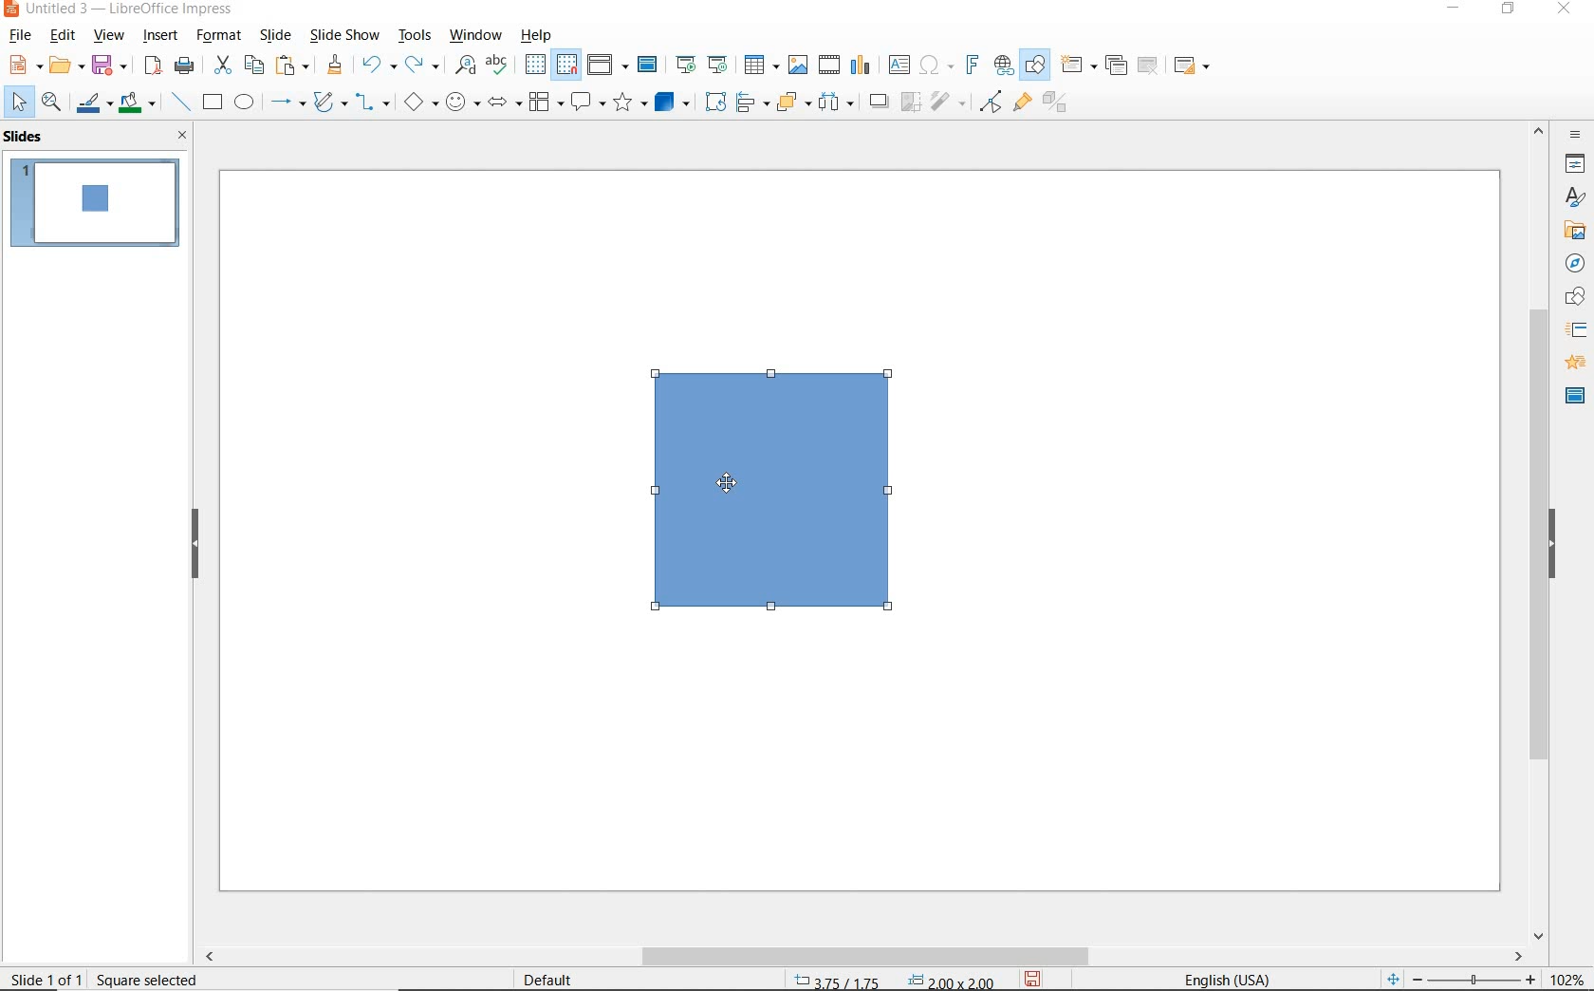  What do you see at coordinates (880, 102) in the screenshot?
I see `shadow` at bounding box center [880, 102].